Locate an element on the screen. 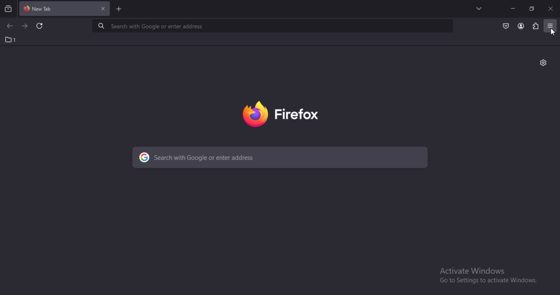 This screenshot has height=295, width=560. search with google or enter address is located at coordinates (270, 26).